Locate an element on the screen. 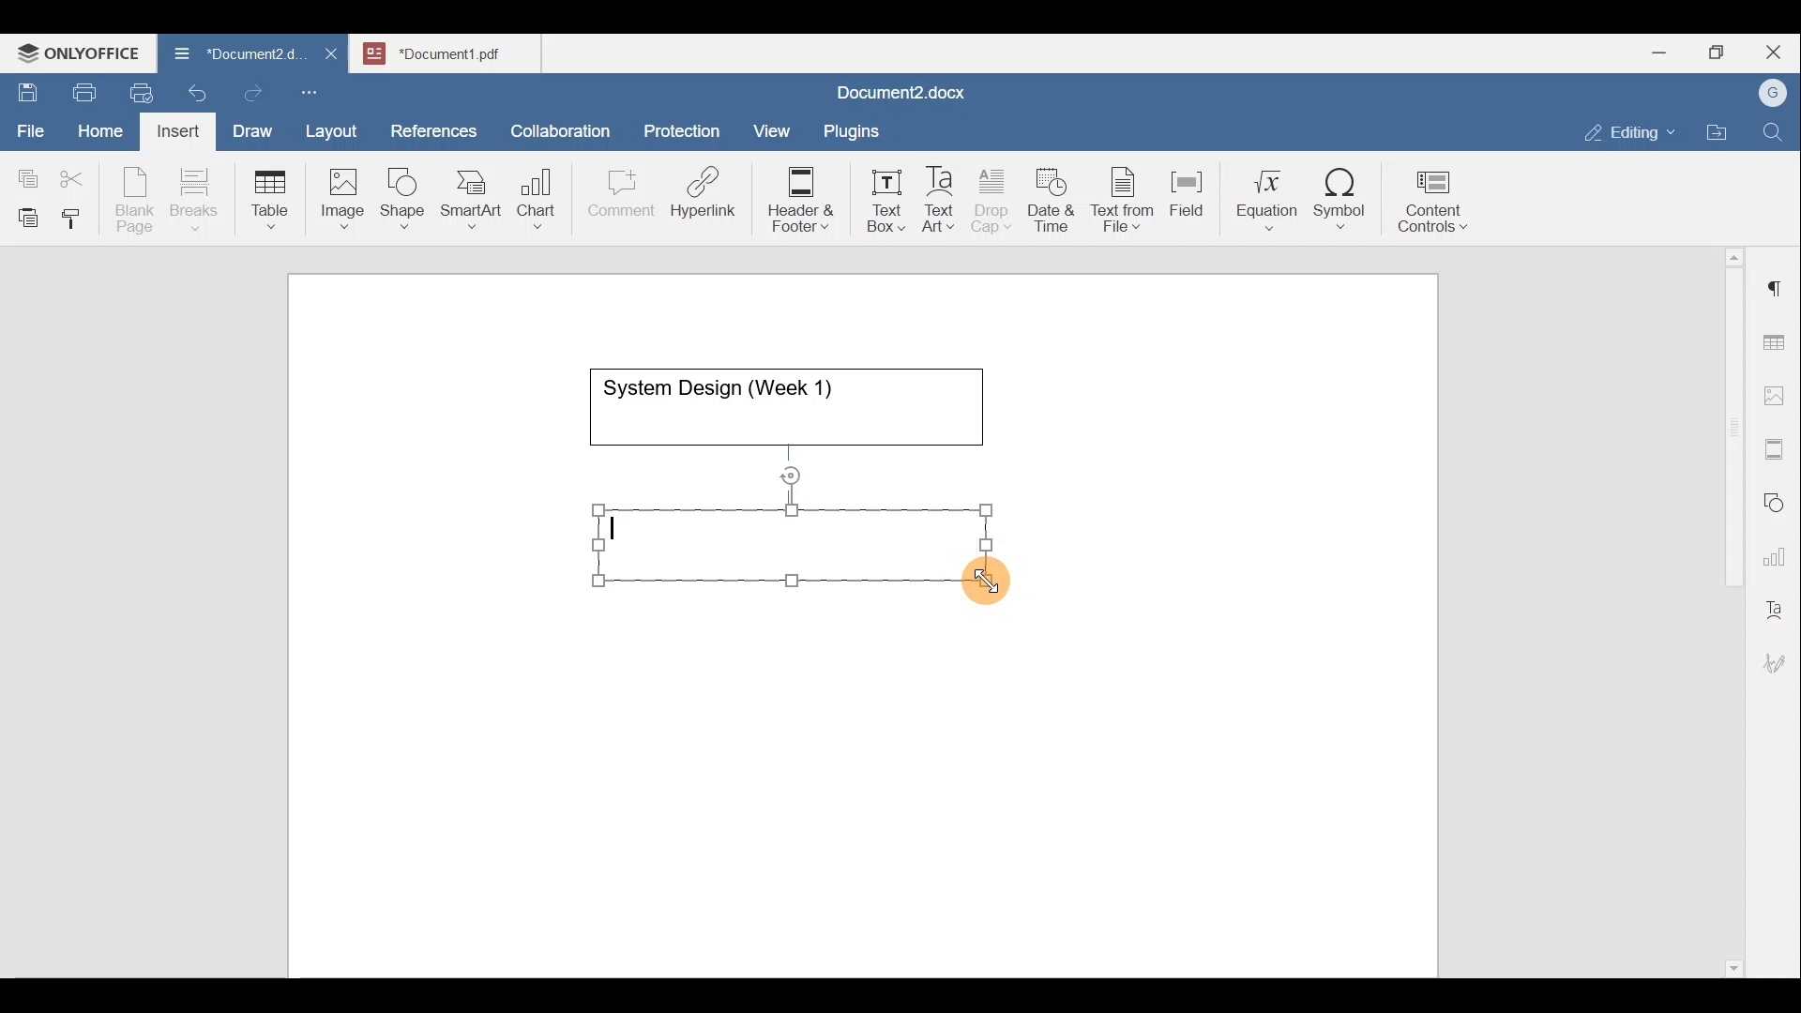 The image size is (1801, 1013). Cut is located at coordinates (79, 174).